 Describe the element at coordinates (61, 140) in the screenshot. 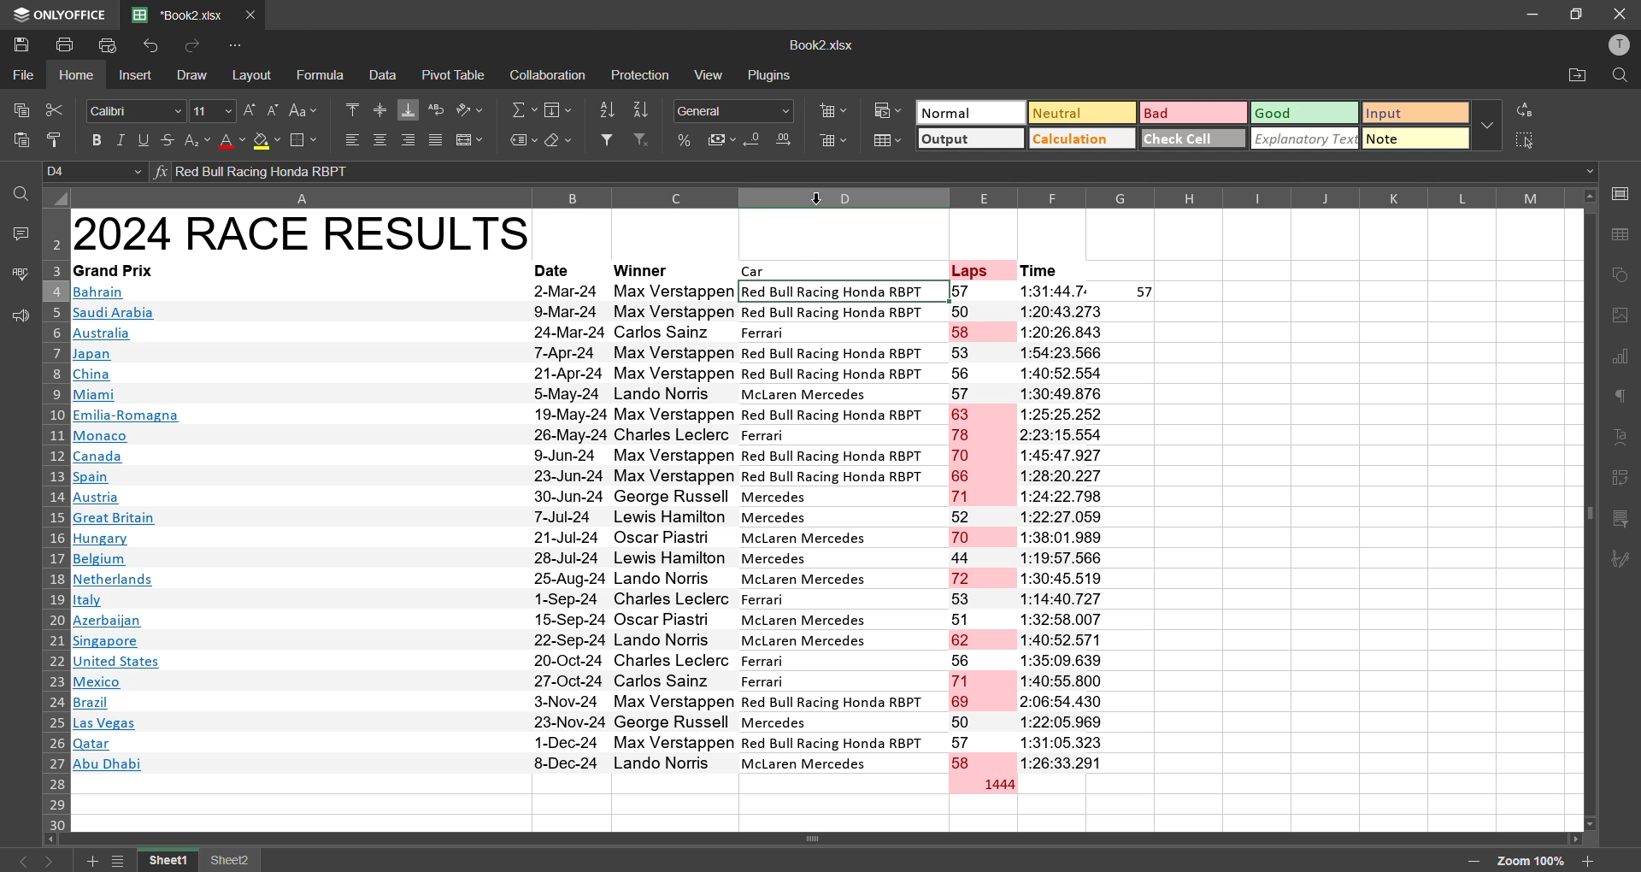

I see `copy style` at that location.